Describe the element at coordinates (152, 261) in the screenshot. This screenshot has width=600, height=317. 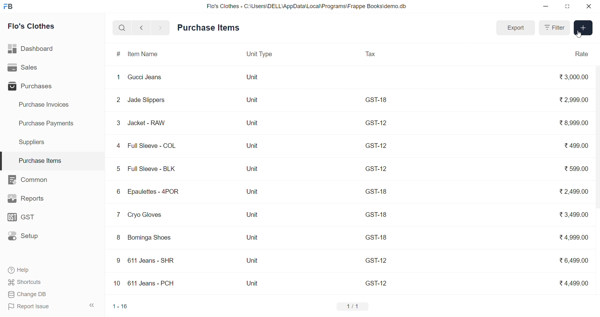
I see `611 Jeans - SHR` at that location.